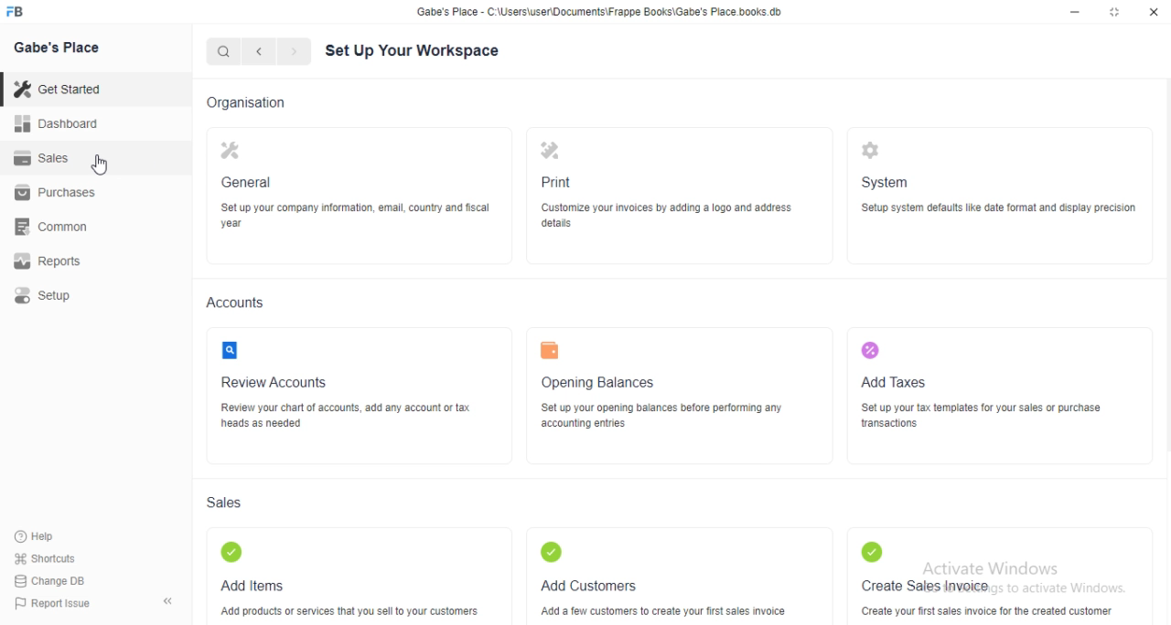  I want to click on search, so click(223, 51).